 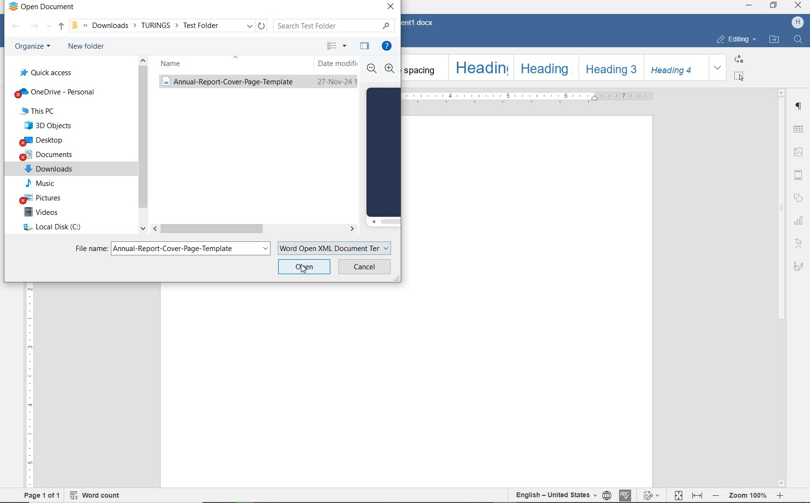 What do you see at coordinates (626, 495) in the screenshot?
I see `spell checker` at bounding box center [626, 495].